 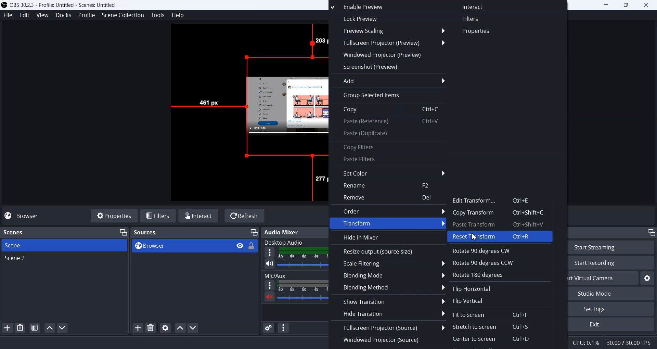 I want to click on Group selected items, so click(x=387, y=95).